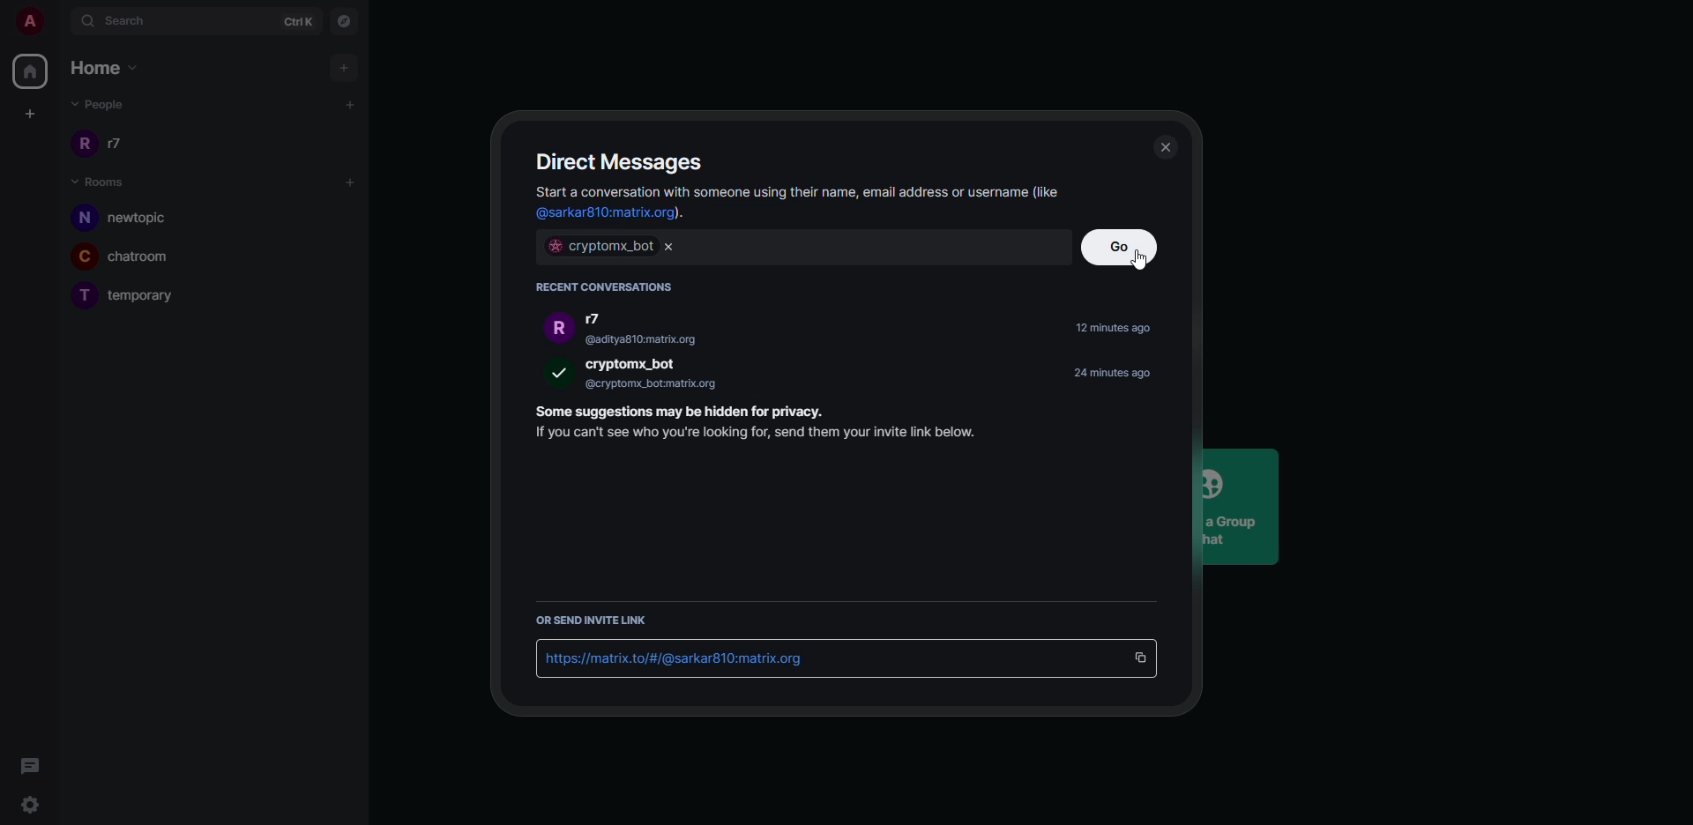 Image resolution: width=1693 pixels, height=825 pixels. Describe the element at coordinates (560, 373) in the screenshot. I see `selected` at that location.